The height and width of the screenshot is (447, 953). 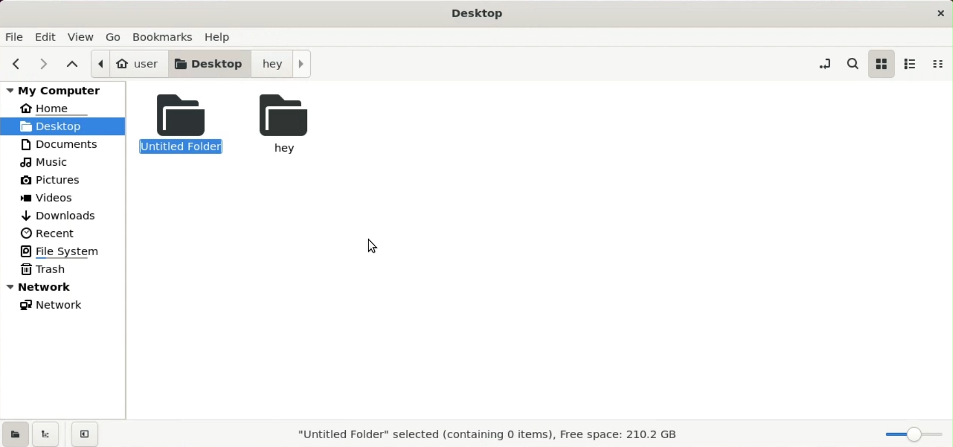 What do you see at coordinates (910, 63) in the screenshot?
I see `list view` at bounding box center [910, 63].